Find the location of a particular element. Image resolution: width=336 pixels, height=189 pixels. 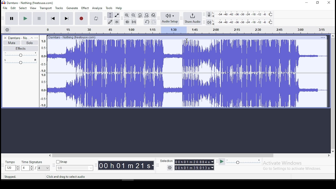

Stopped. is located at coordinates (10, 176).